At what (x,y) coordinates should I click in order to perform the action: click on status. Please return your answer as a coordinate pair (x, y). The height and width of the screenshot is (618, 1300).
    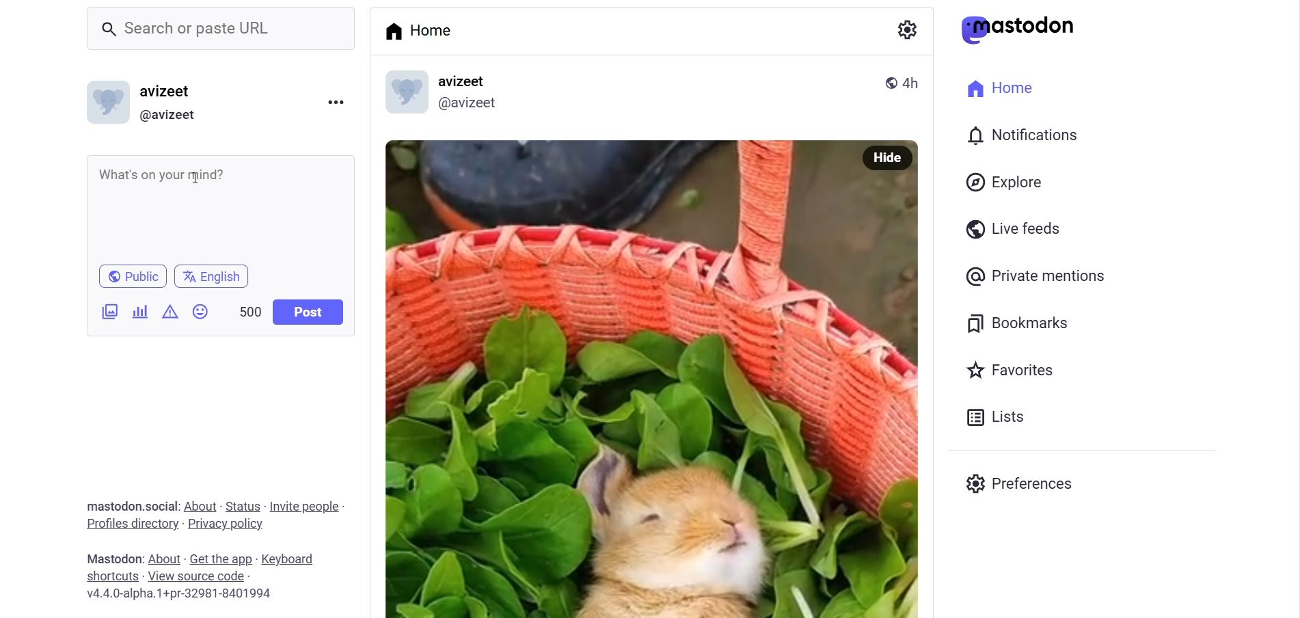
    Looking at the image, I should click on (243, 506).